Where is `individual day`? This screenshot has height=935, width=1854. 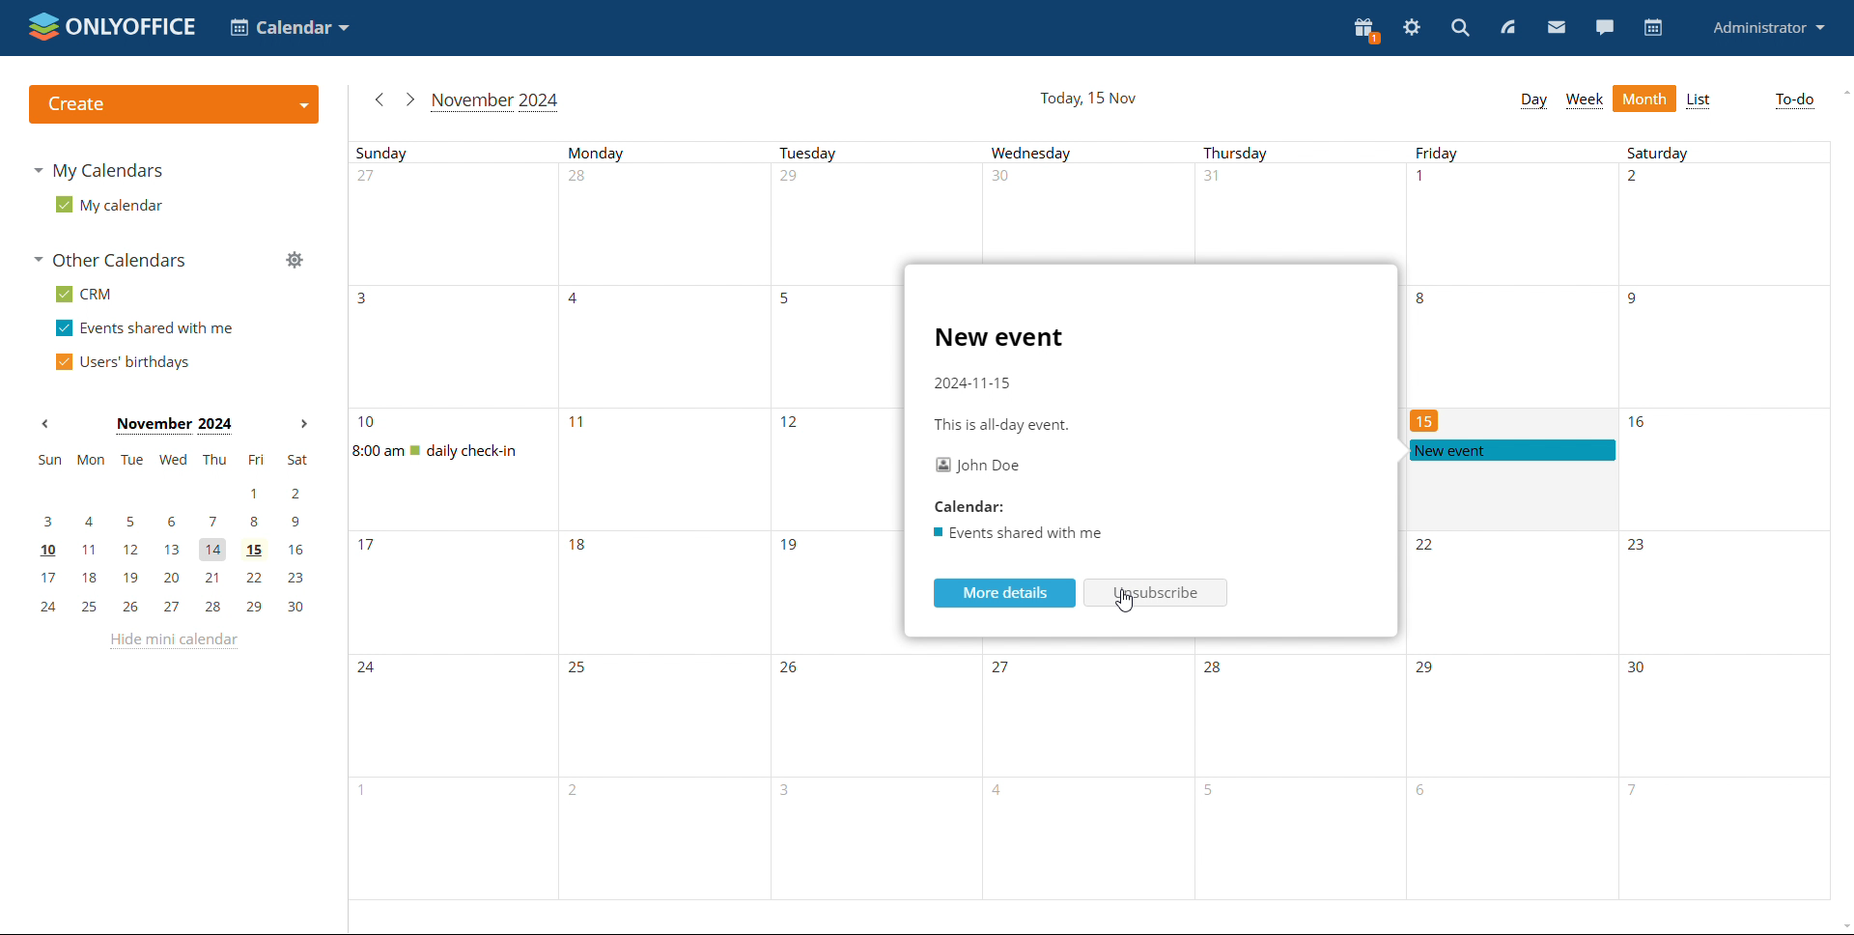 individual day is located at coordinates (879, 153).